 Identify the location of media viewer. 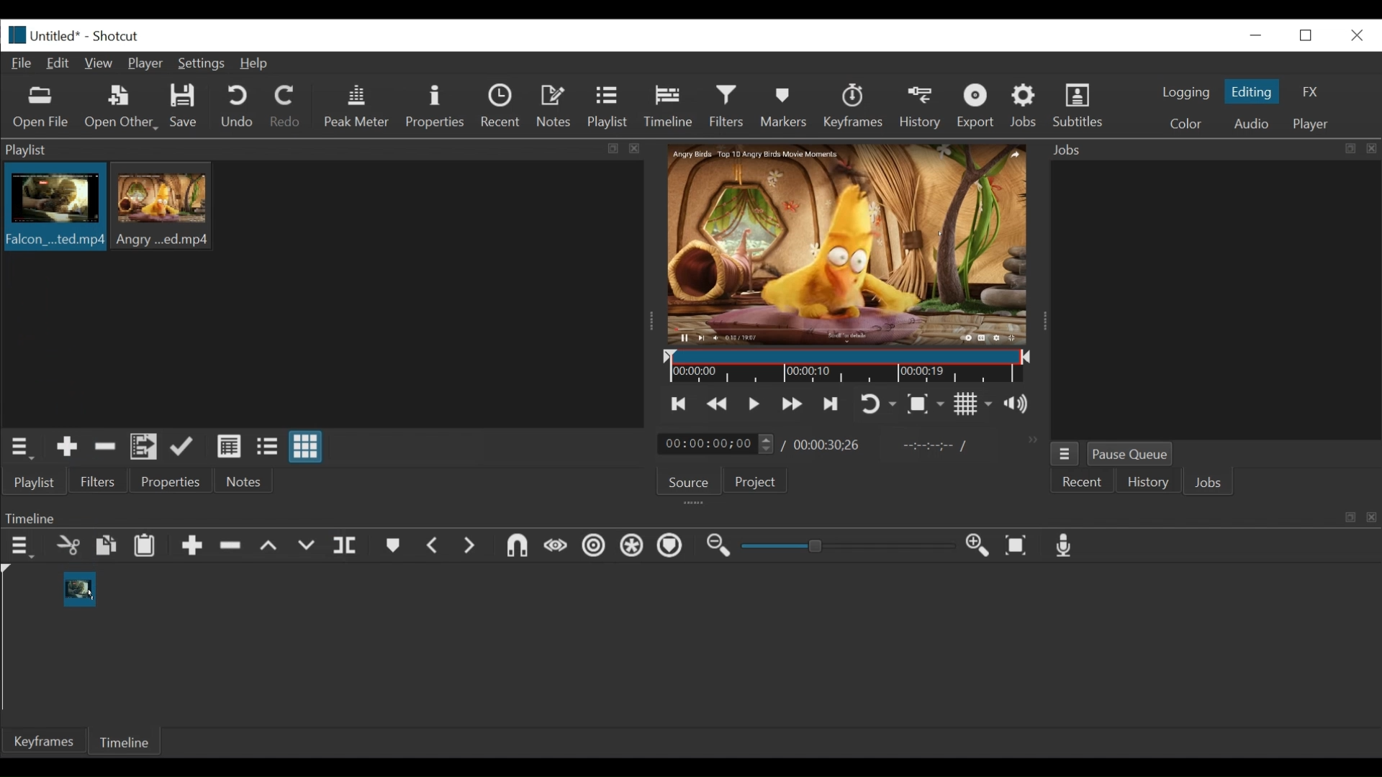
(845, 244).